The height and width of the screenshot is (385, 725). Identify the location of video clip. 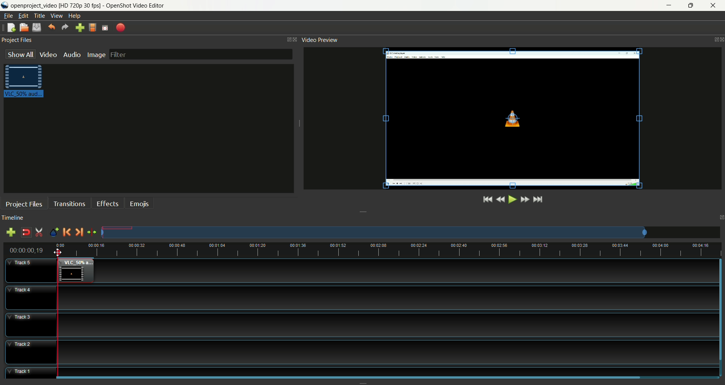
(75, 271).